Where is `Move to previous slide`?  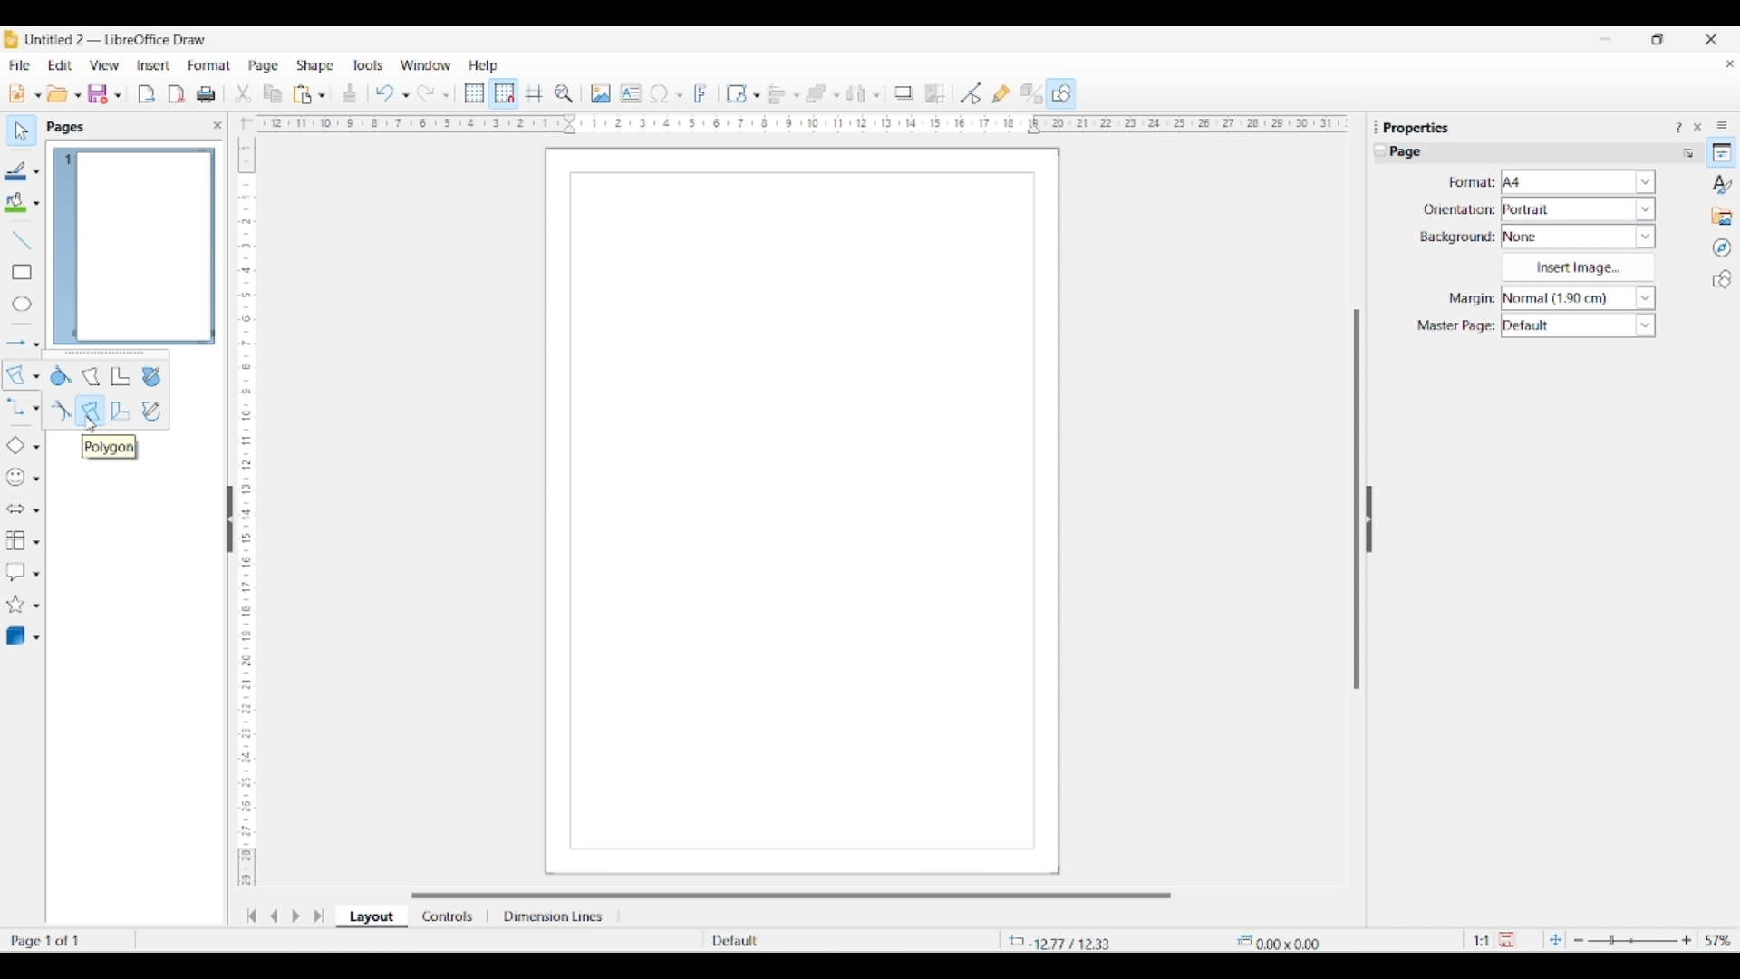 Move to previous slide is located at coordinates (274, 916).